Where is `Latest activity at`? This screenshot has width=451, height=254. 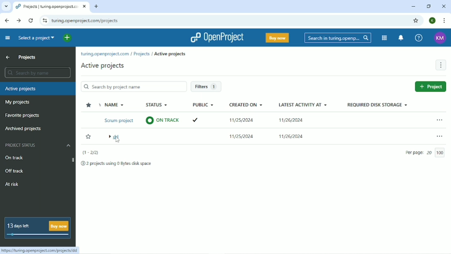
Latest activity at is located at coordinates (304, 104).